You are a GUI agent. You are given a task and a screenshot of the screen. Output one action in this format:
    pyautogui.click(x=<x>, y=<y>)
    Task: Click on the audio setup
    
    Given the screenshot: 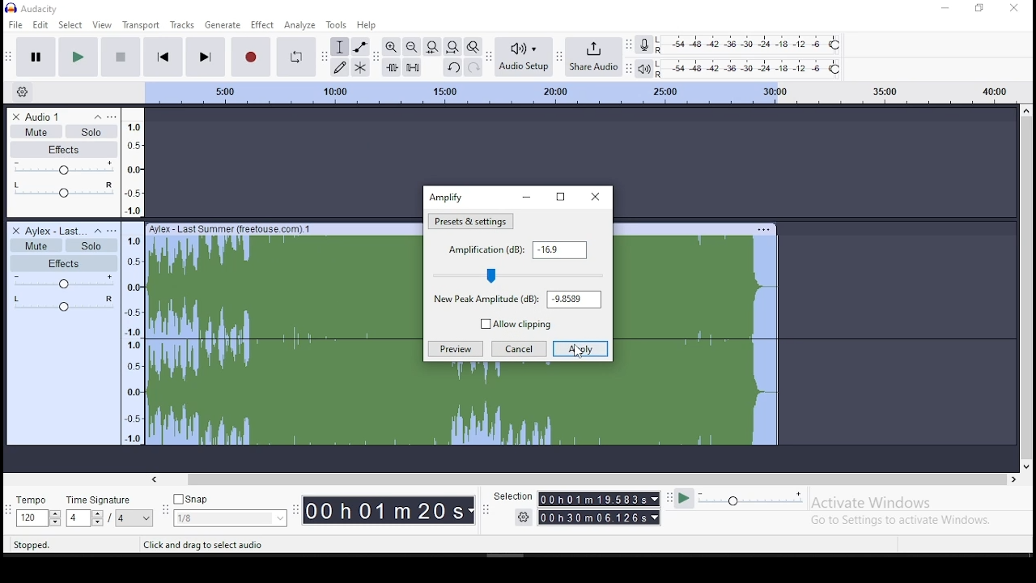 What is the action you would take?
    pyautogui.click(x=526, y=57)
    